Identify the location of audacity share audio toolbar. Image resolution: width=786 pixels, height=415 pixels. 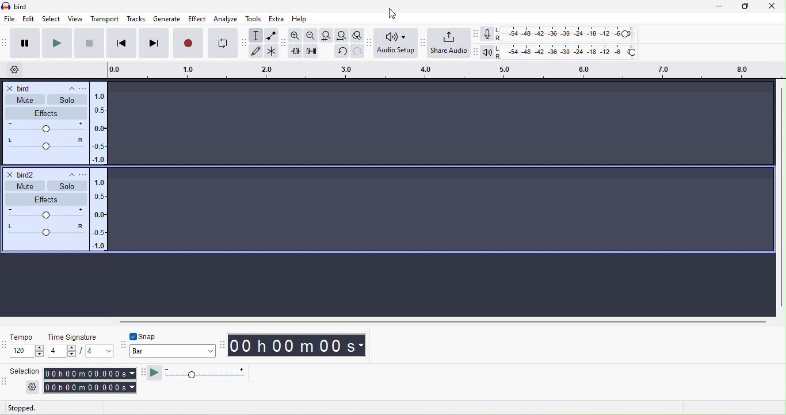
(425, 42).